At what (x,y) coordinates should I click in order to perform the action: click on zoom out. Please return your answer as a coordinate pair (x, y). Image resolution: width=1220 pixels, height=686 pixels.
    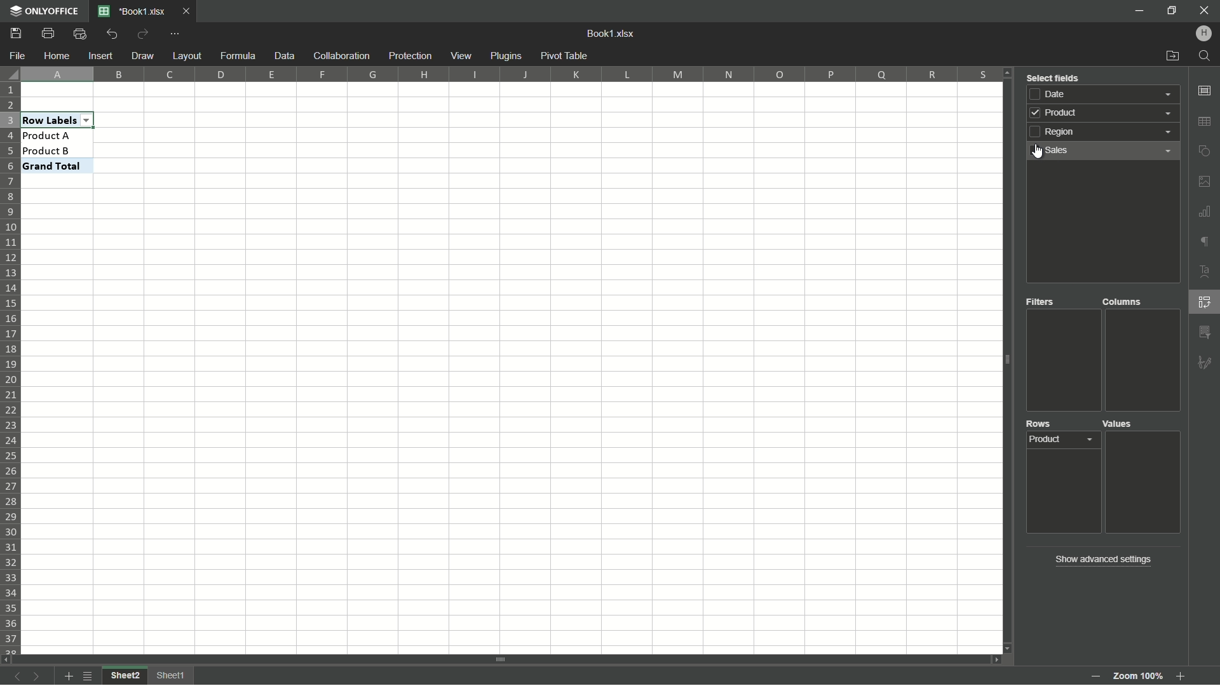
    Looking at the image, I should click on (1094, 676).